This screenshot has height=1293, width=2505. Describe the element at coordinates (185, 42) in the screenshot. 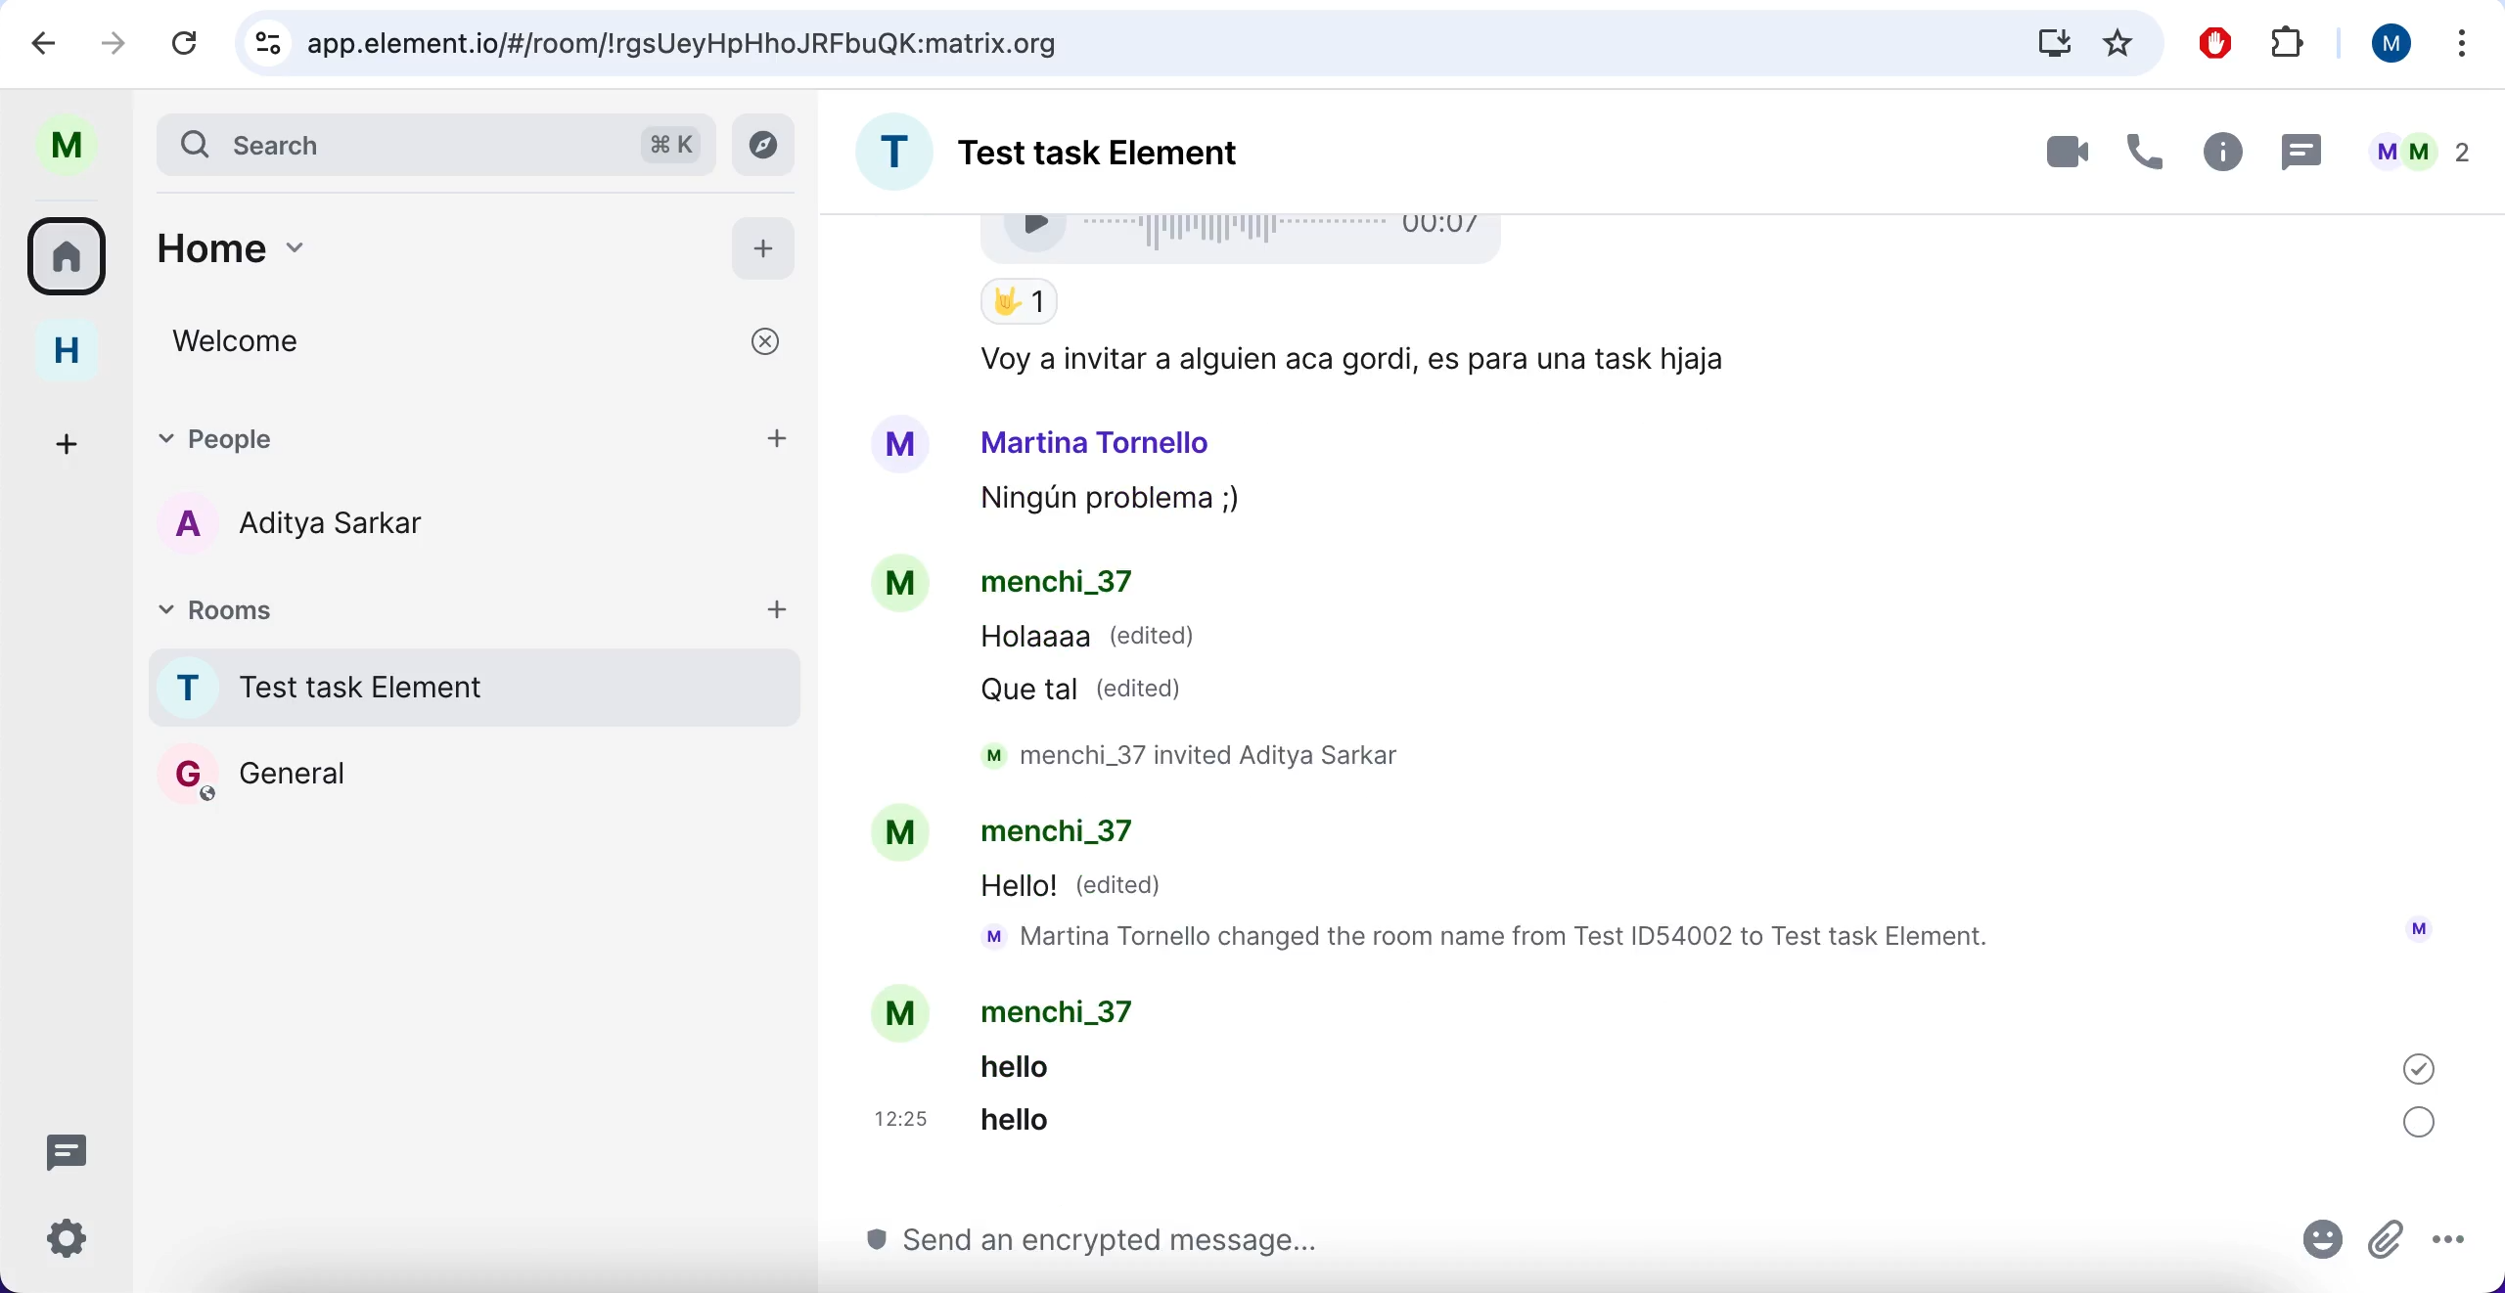

I see `reload current page` at that location.